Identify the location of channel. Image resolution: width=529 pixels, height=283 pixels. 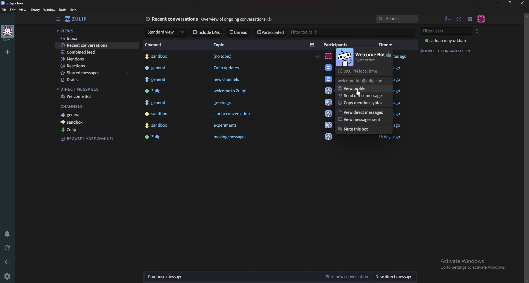
(153, 45).